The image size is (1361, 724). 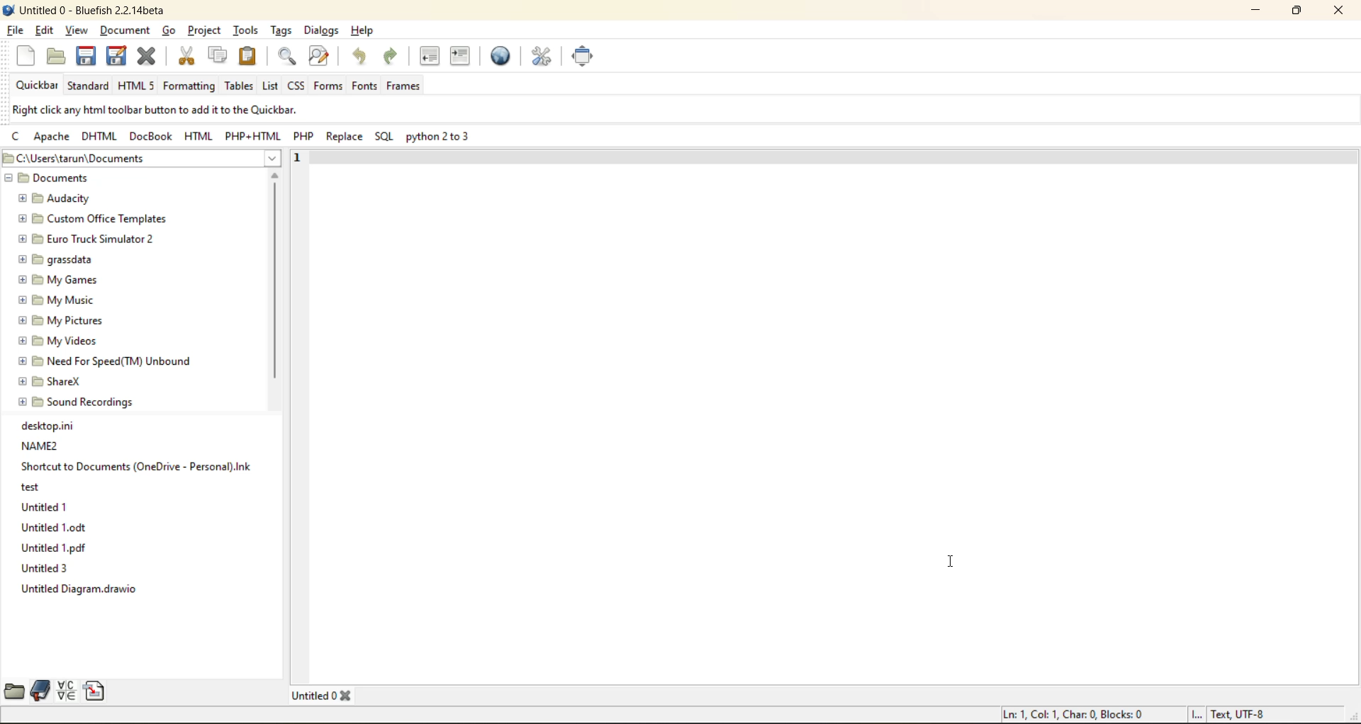 I want to click on open, so click(x=55, y=57).